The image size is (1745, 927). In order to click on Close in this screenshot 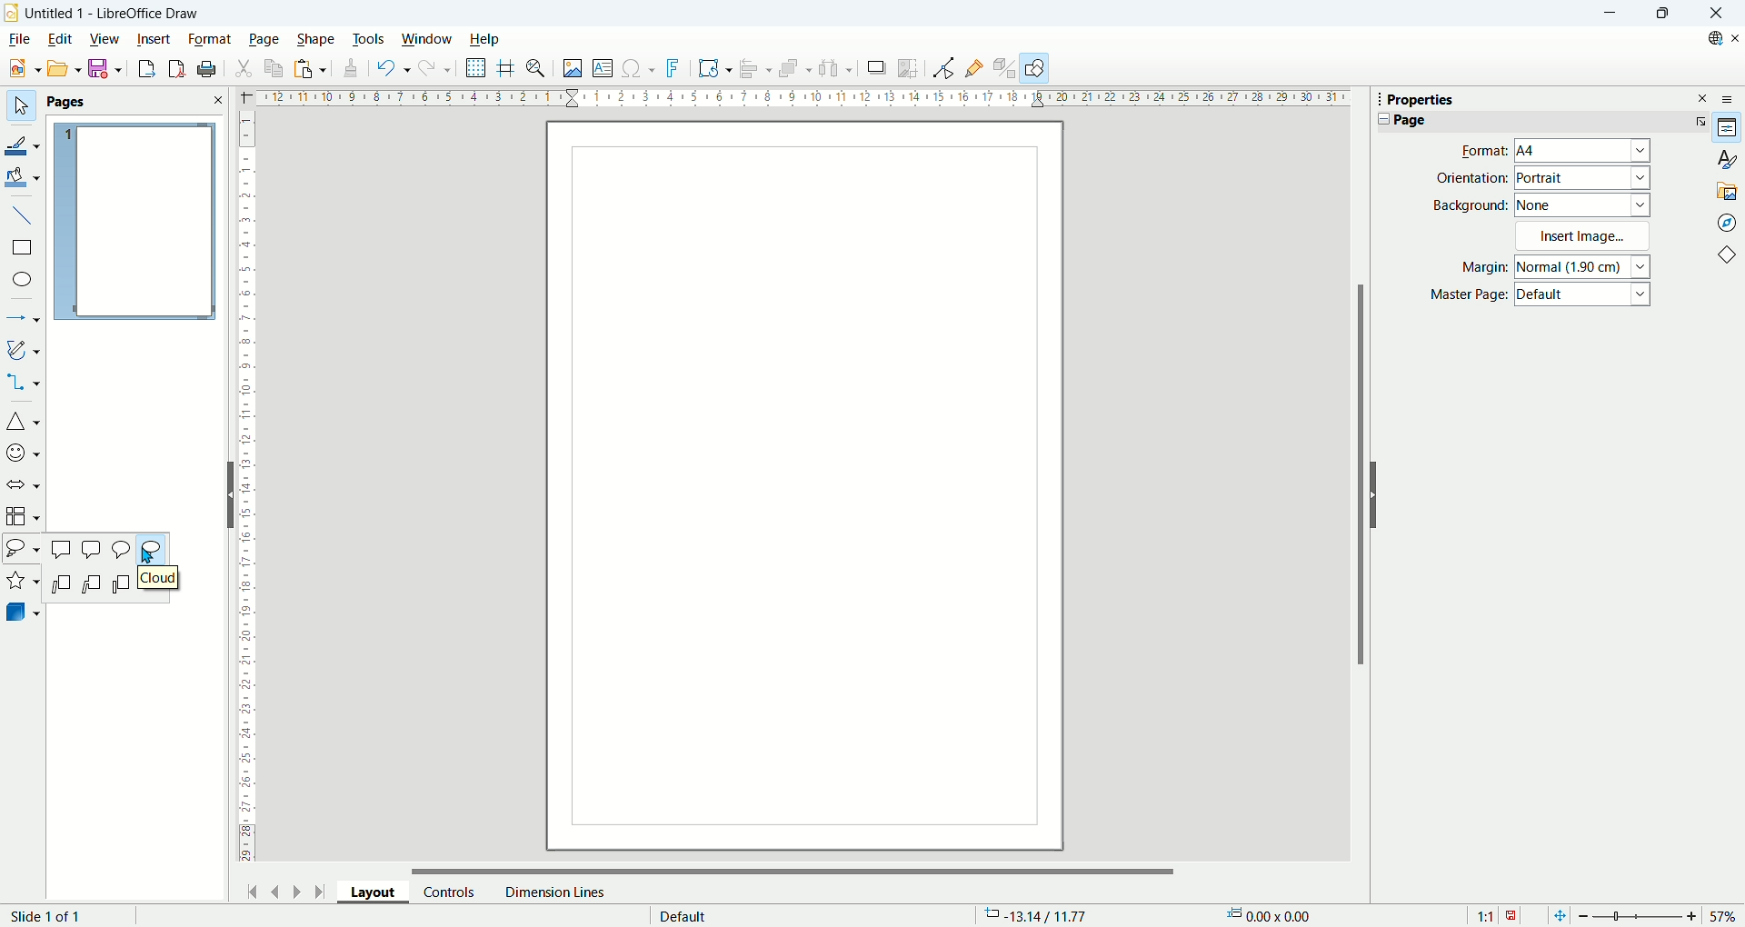, I will do `click(1716, 14)`.